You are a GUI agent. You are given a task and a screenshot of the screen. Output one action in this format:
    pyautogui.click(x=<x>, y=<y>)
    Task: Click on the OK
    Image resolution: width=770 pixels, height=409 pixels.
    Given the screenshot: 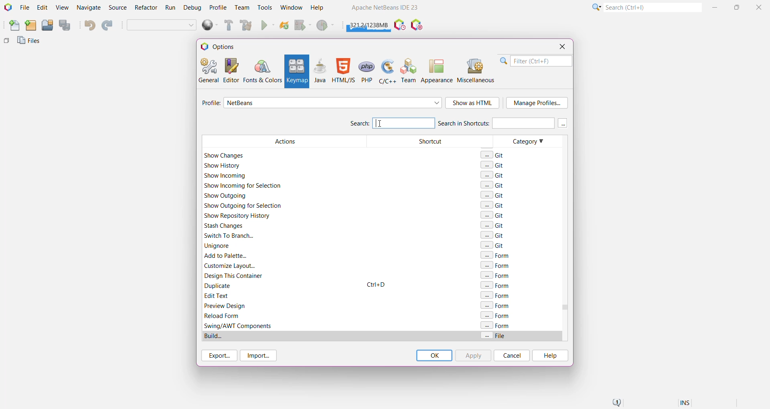 What is the action you would take?
    pyautogui.click(x=434, y=355)
    